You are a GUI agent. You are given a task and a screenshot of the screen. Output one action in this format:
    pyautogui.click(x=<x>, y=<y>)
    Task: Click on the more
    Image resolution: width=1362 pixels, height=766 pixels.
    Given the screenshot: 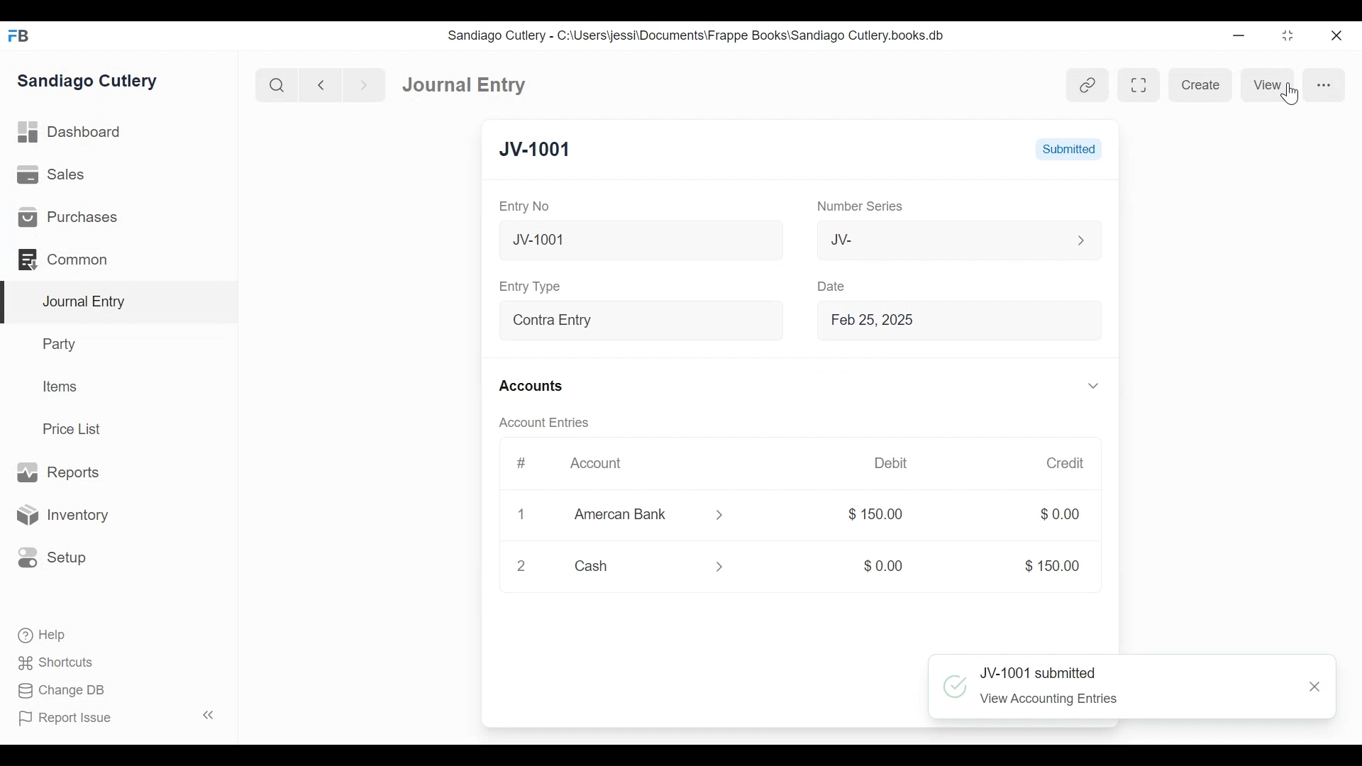 What is the action you would take?
    pyautogui.click(x=1317, y=85)
    